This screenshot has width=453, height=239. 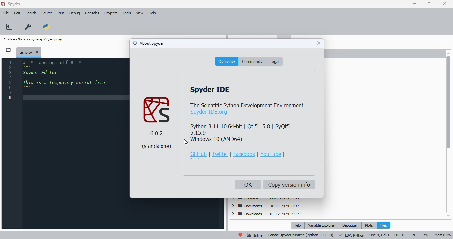 I want to click on maximize, so click(x=430, y=4).